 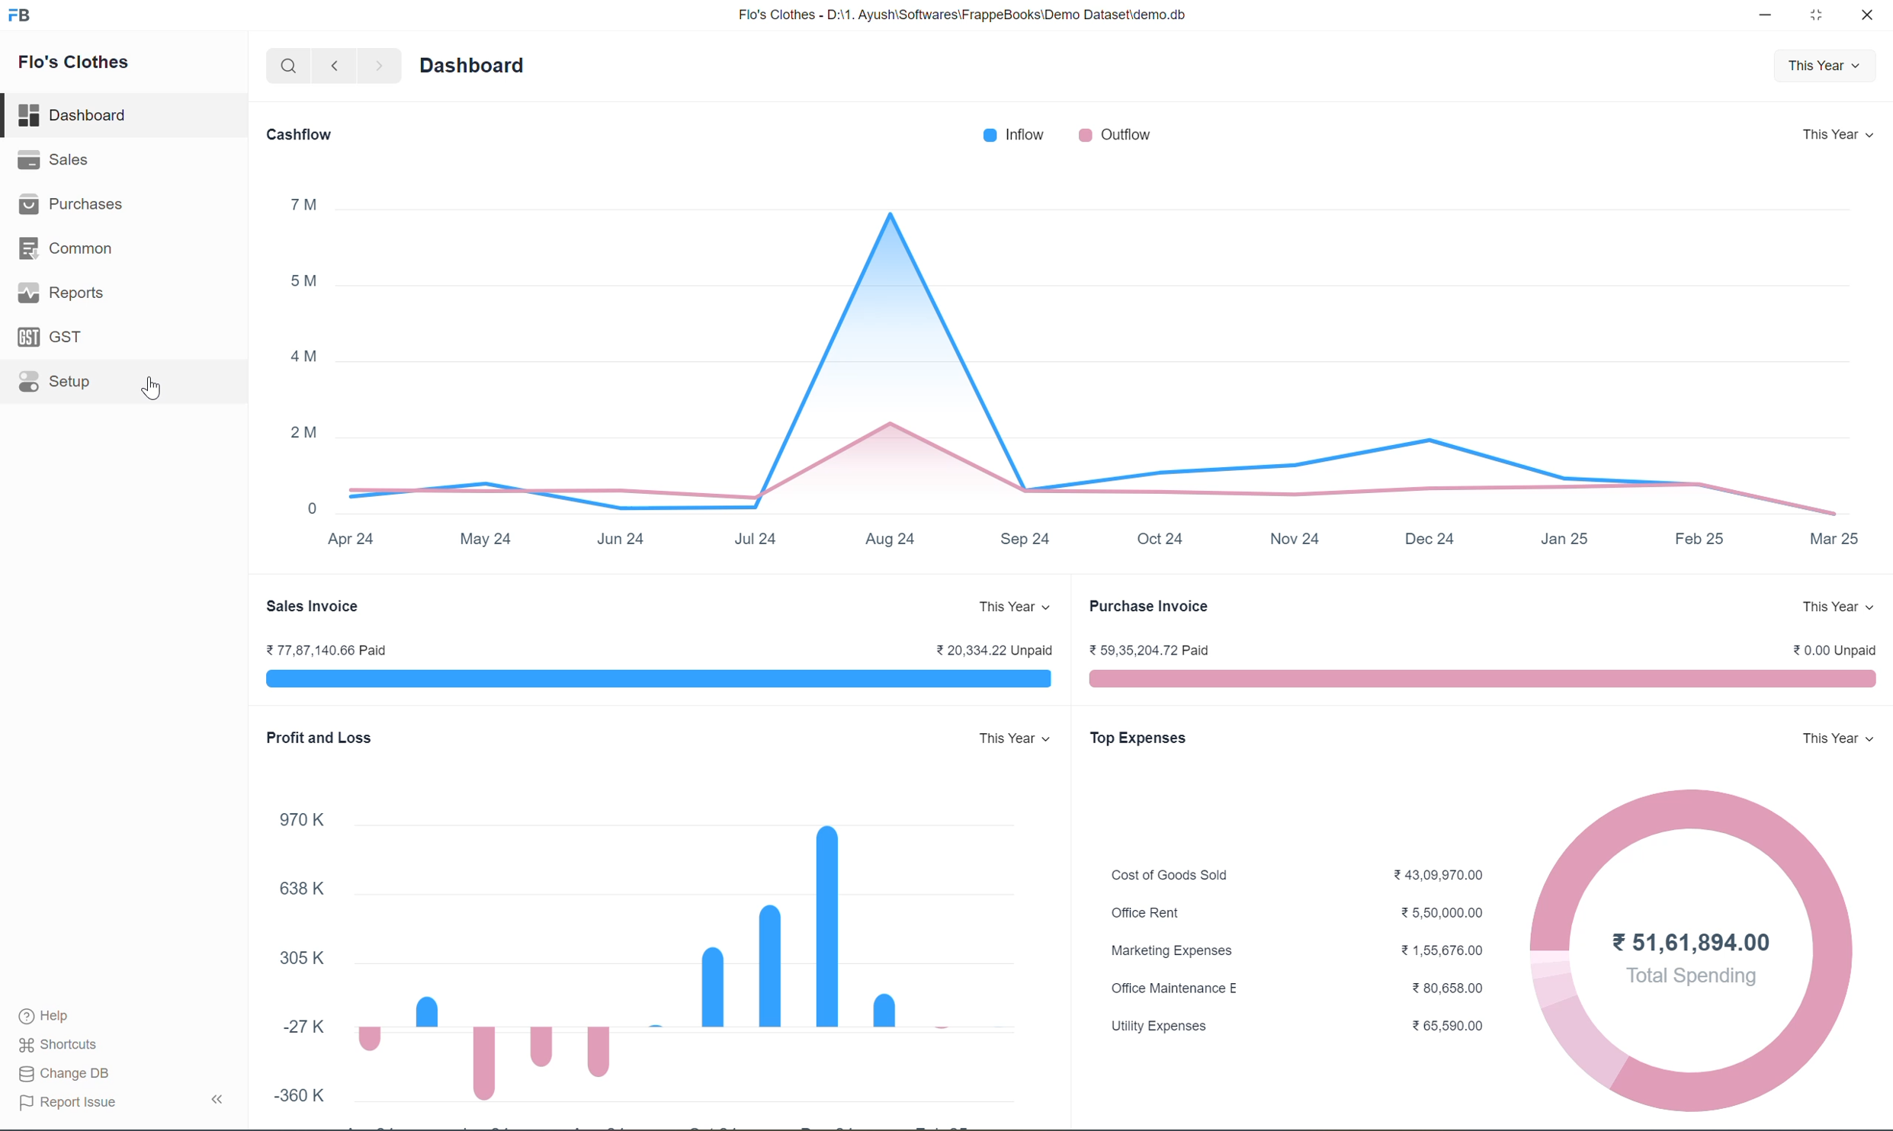 I want to click on 5M, so click(x=303, y=280).